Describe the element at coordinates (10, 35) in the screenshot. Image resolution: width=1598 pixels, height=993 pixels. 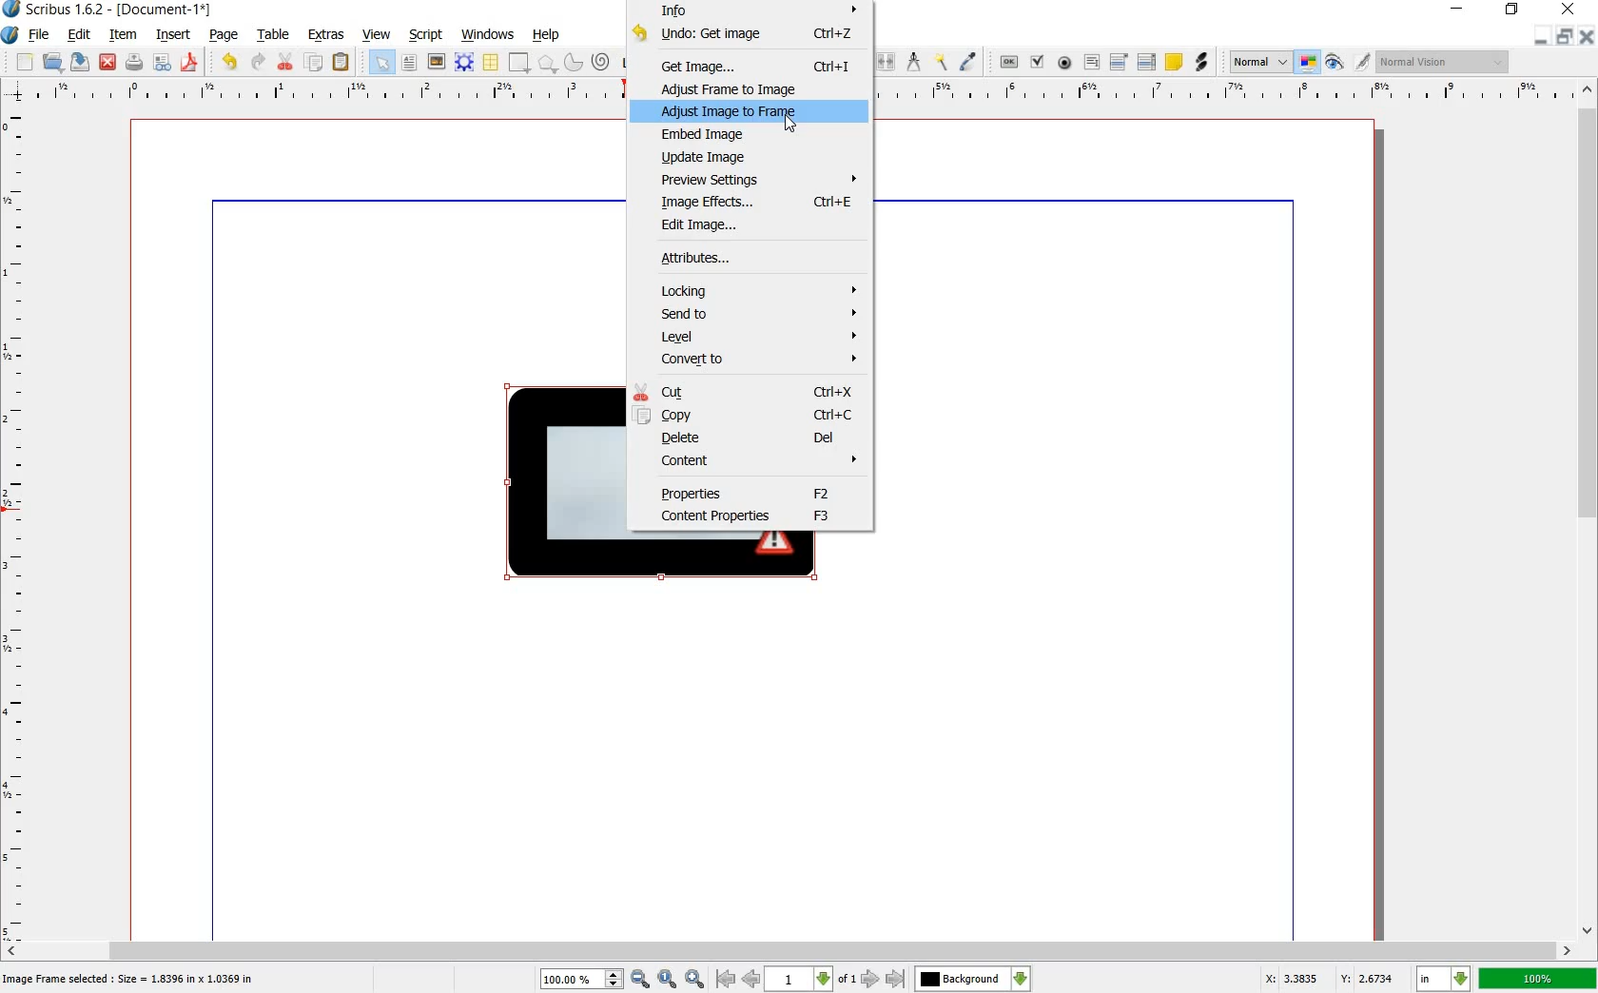
I see `system logo` at that location.